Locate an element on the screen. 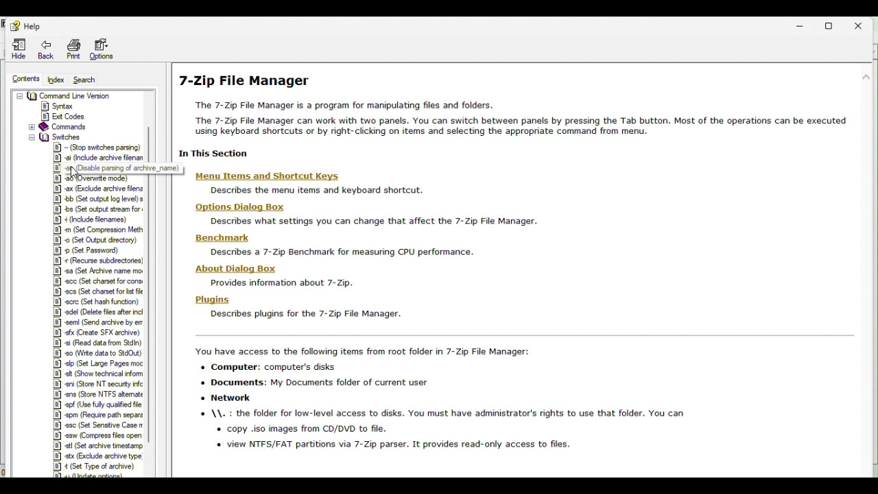 The height and width of the screenshot is (494, 878). [#8] 2 (Show technical inform is located at coordinates (96, 373).